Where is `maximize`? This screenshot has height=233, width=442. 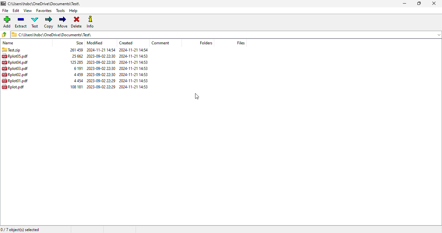 maximize is located at coordinates (418, 3).